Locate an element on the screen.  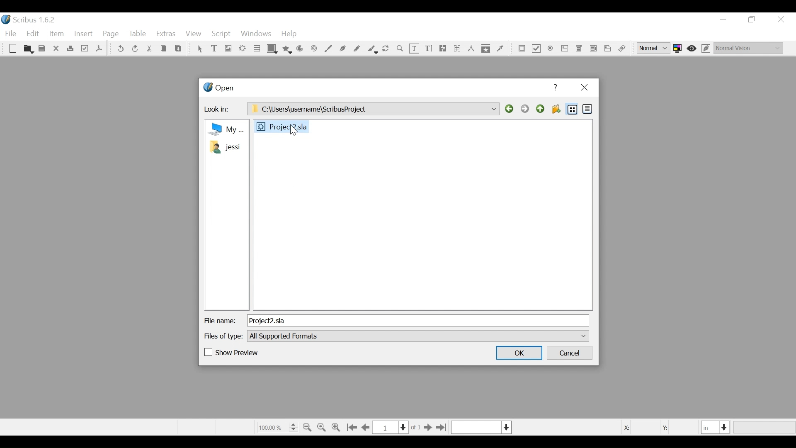
Go to the previous page is located at coordinates (367, 428).